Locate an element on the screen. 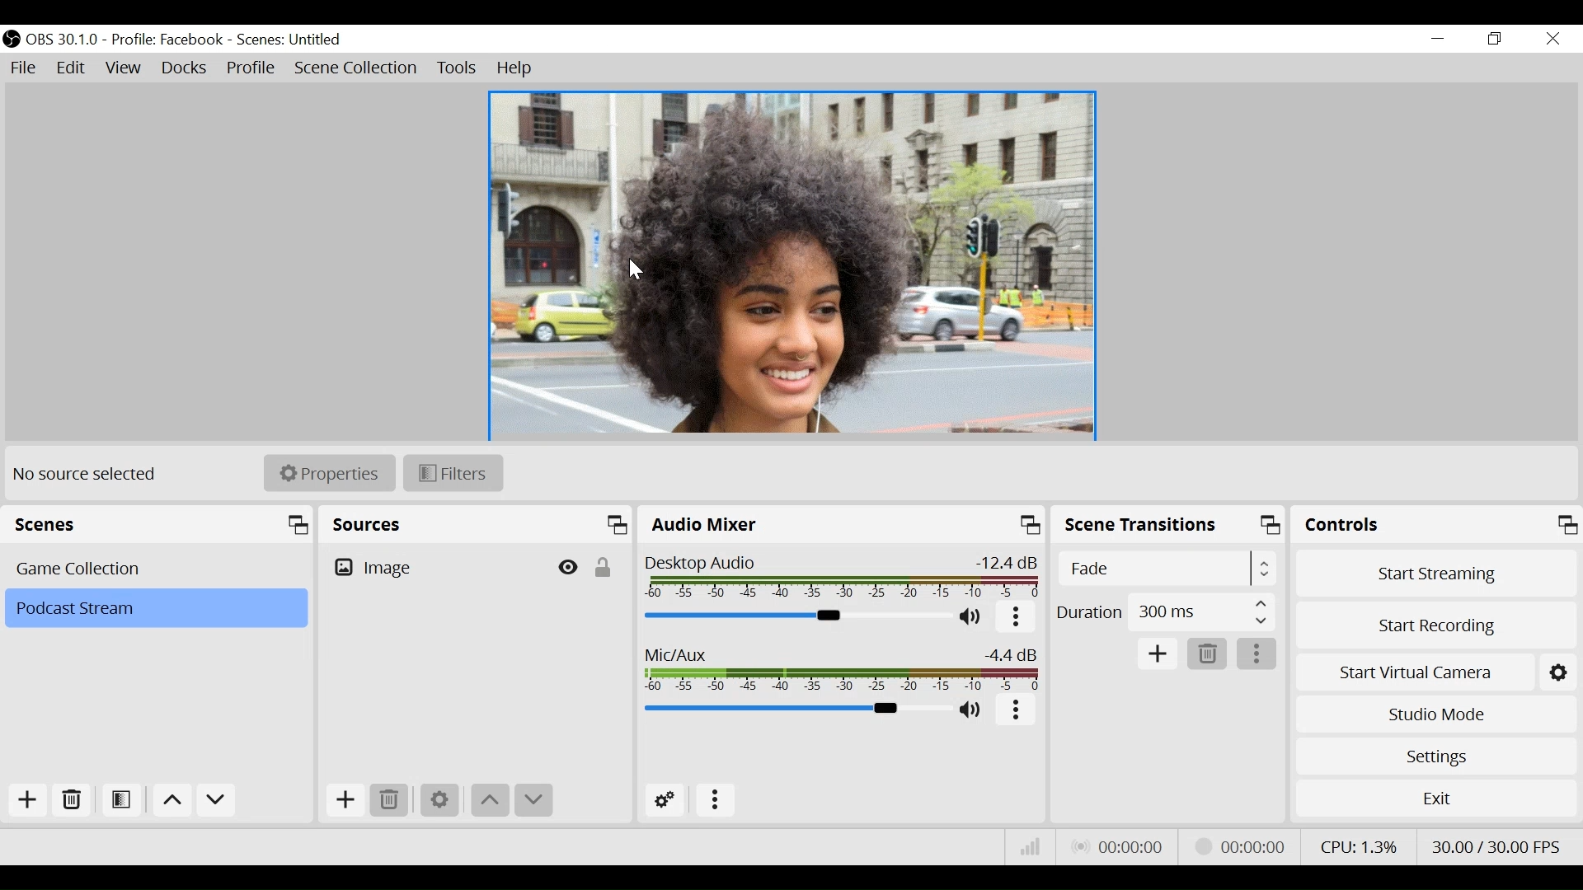 The image size is (1583, 890). Close is located at coordinates (1556, 38).